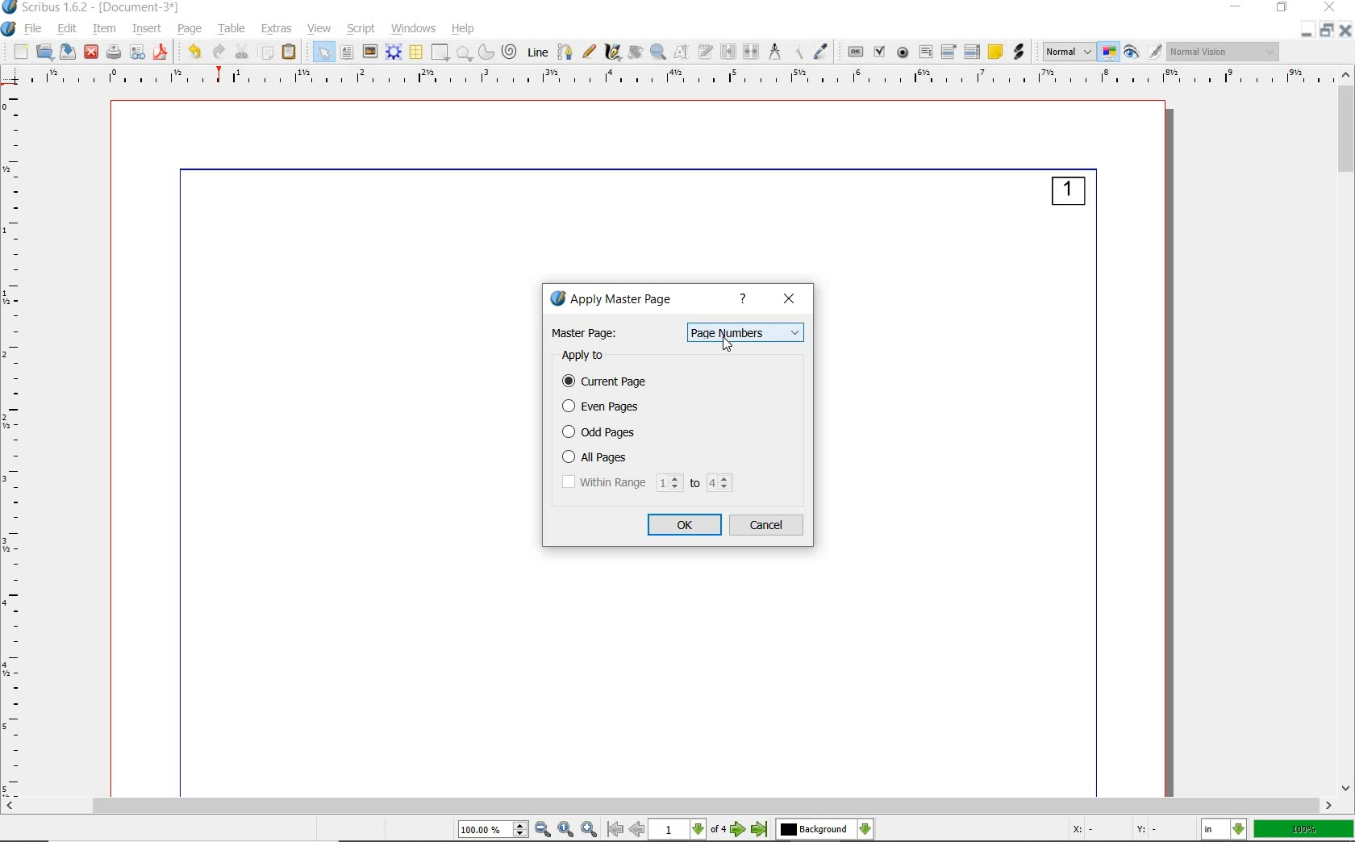  What do you see at coordinates (544, 830) in the screenshot?
I see `zoom out` at bounding box center [544, 830].